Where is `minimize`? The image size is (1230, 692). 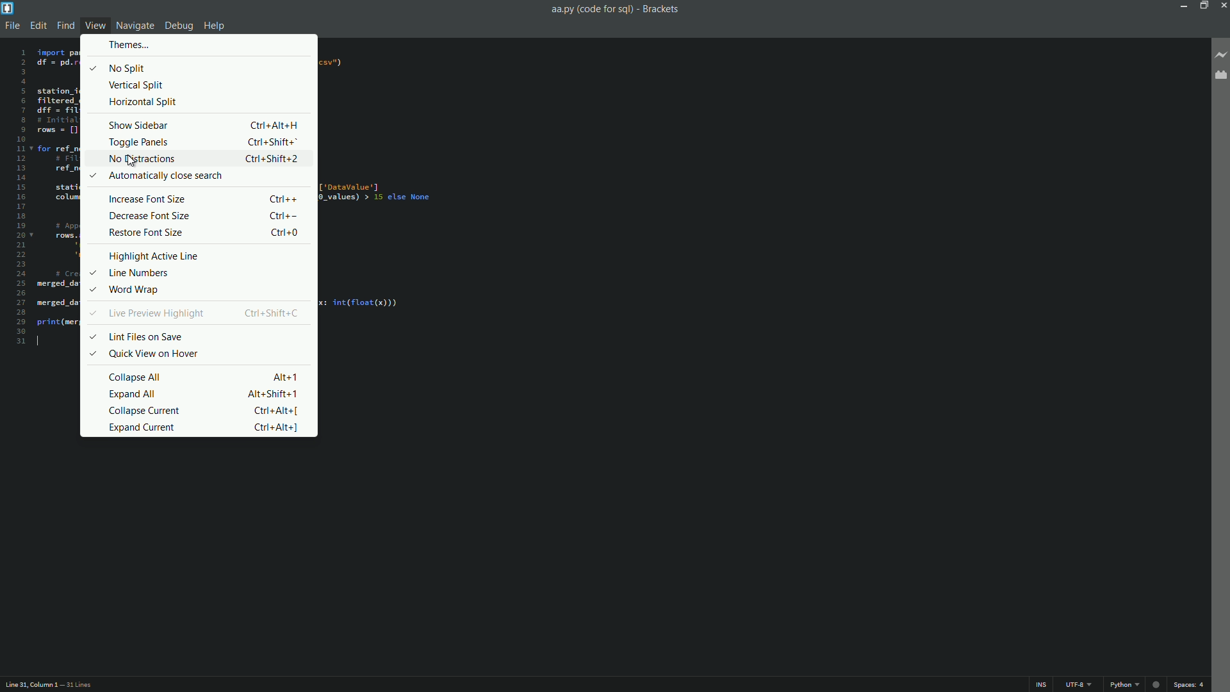 minimize is located at coordinates (1183, 6).